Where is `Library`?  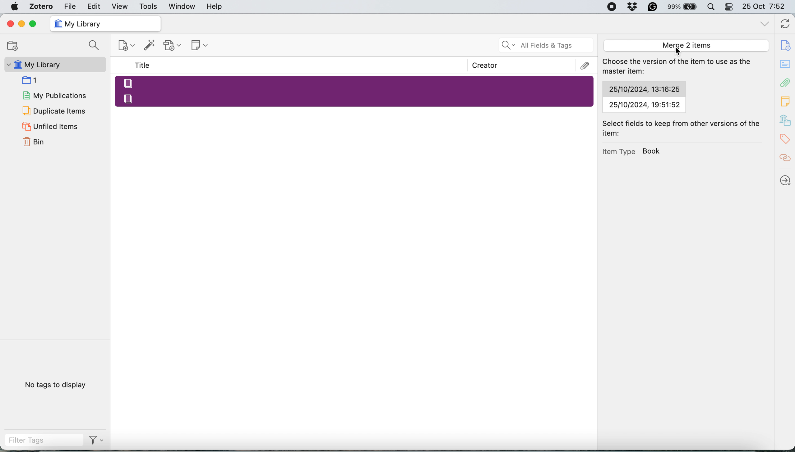
Library is located at coordinates (786, 120).